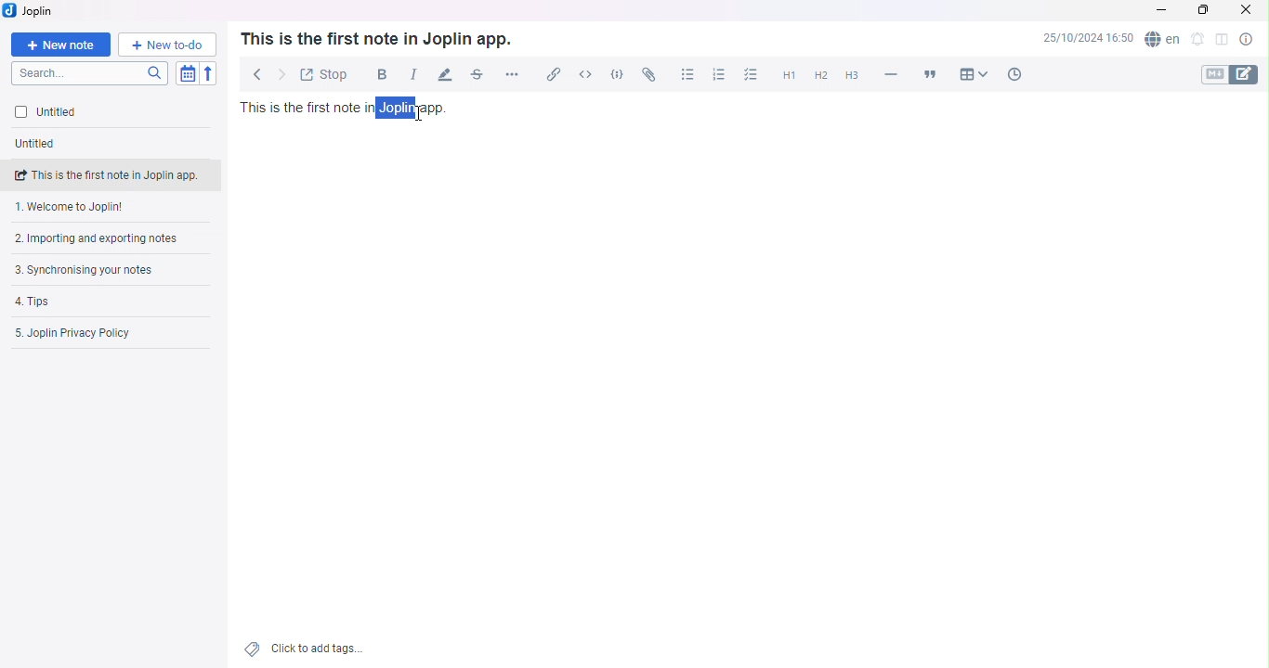  What do you see at coordinates (101, 333) in the screenshot?
I see `Joplin privacy policy` at bounding box center [101, 333].